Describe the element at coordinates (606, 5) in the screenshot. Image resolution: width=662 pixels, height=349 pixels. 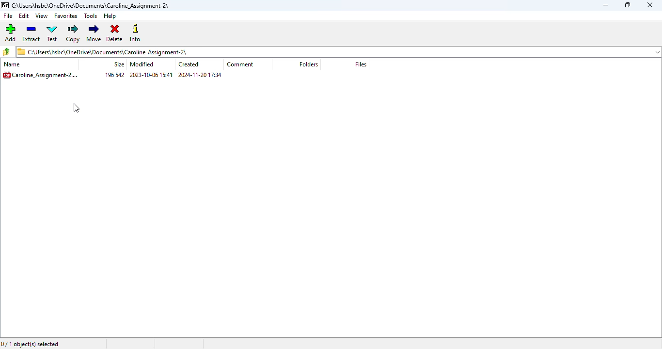
I see `minimize` at that location.